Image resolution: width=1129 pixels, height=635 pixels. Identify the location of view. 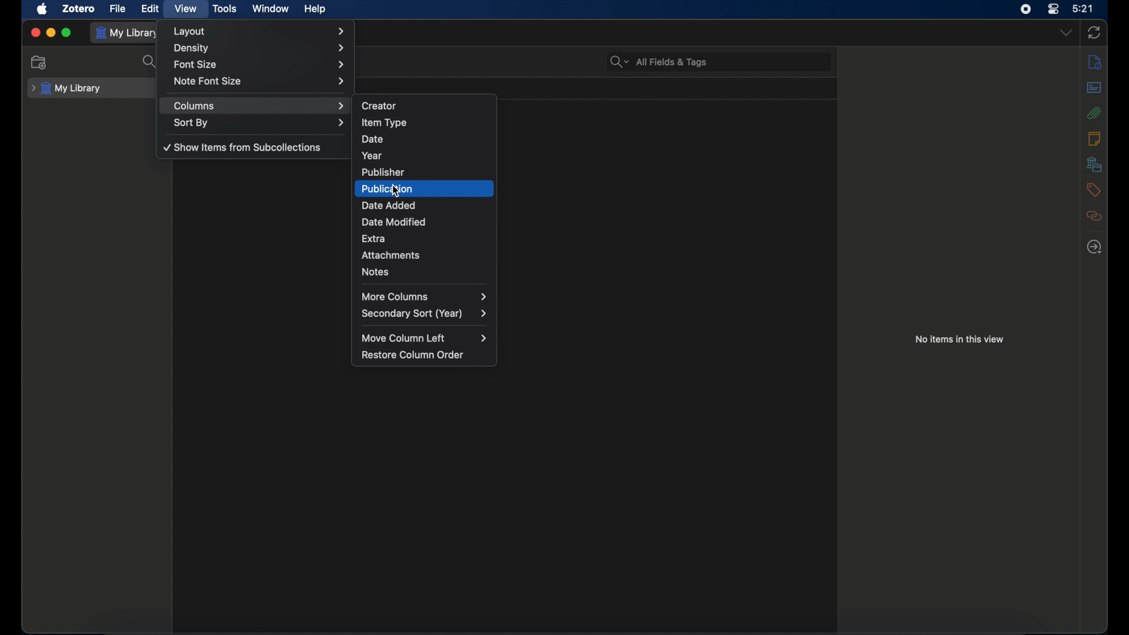
(185, 8).